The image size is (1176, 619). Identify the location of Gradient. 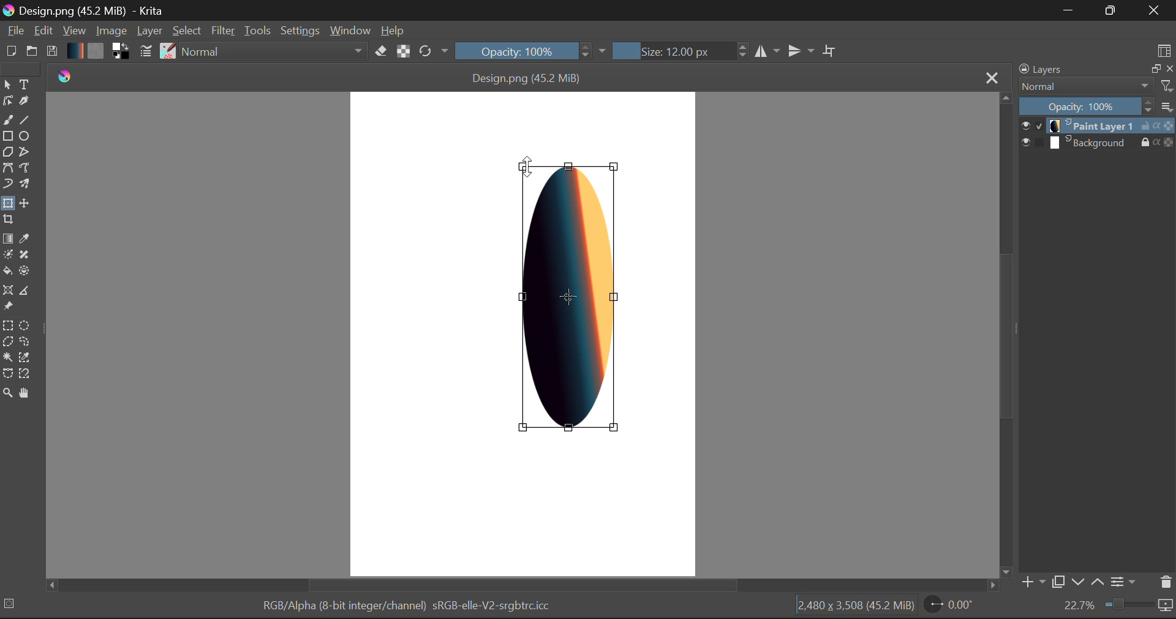
(75, 50).